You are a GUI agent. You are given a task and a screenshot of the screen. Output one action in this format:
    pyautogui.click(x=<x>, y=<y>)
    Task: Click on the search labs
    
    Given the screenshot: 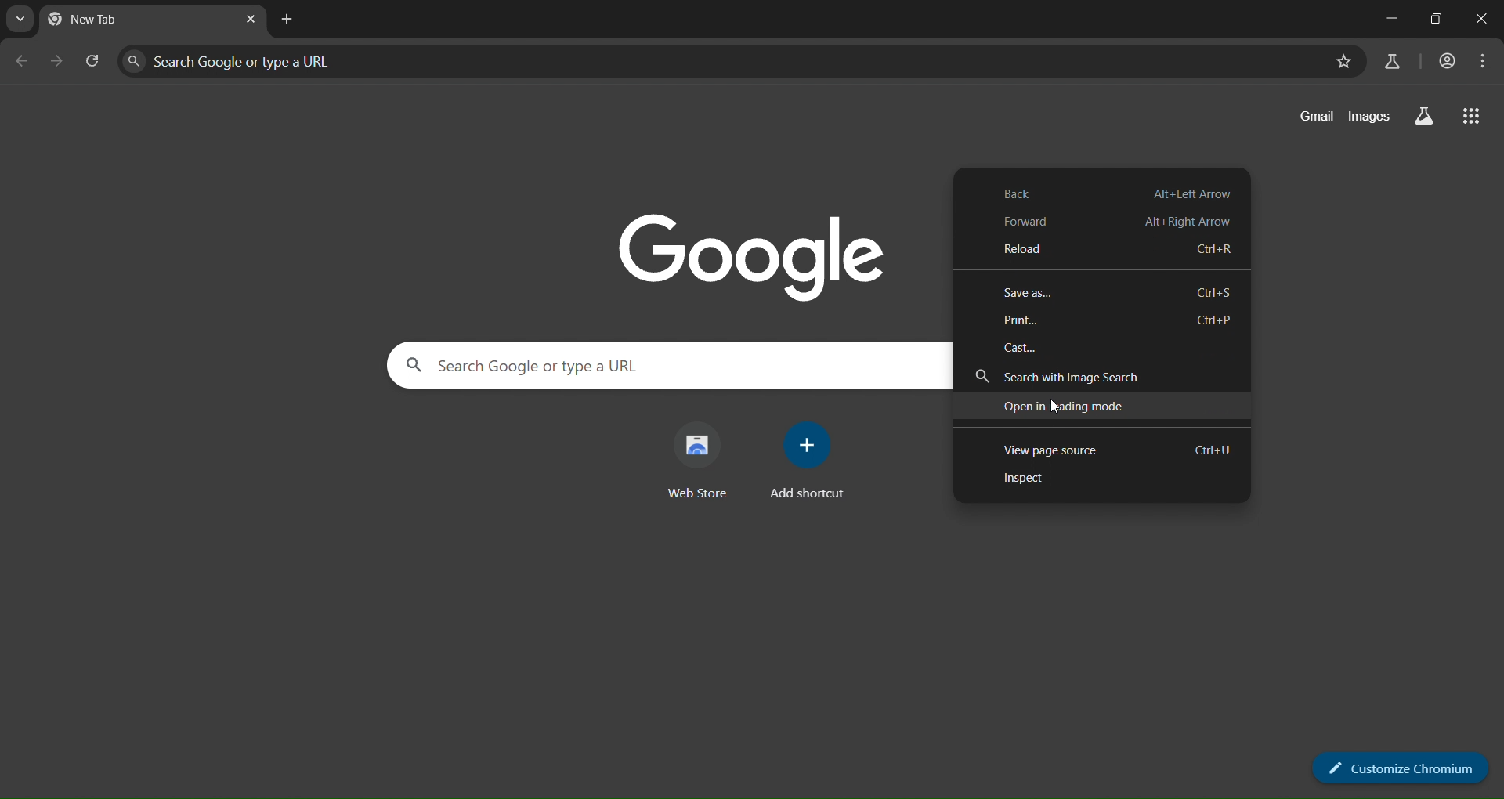 What is the action you would take?
    pyautogui.click(x=1394, y=62)
    